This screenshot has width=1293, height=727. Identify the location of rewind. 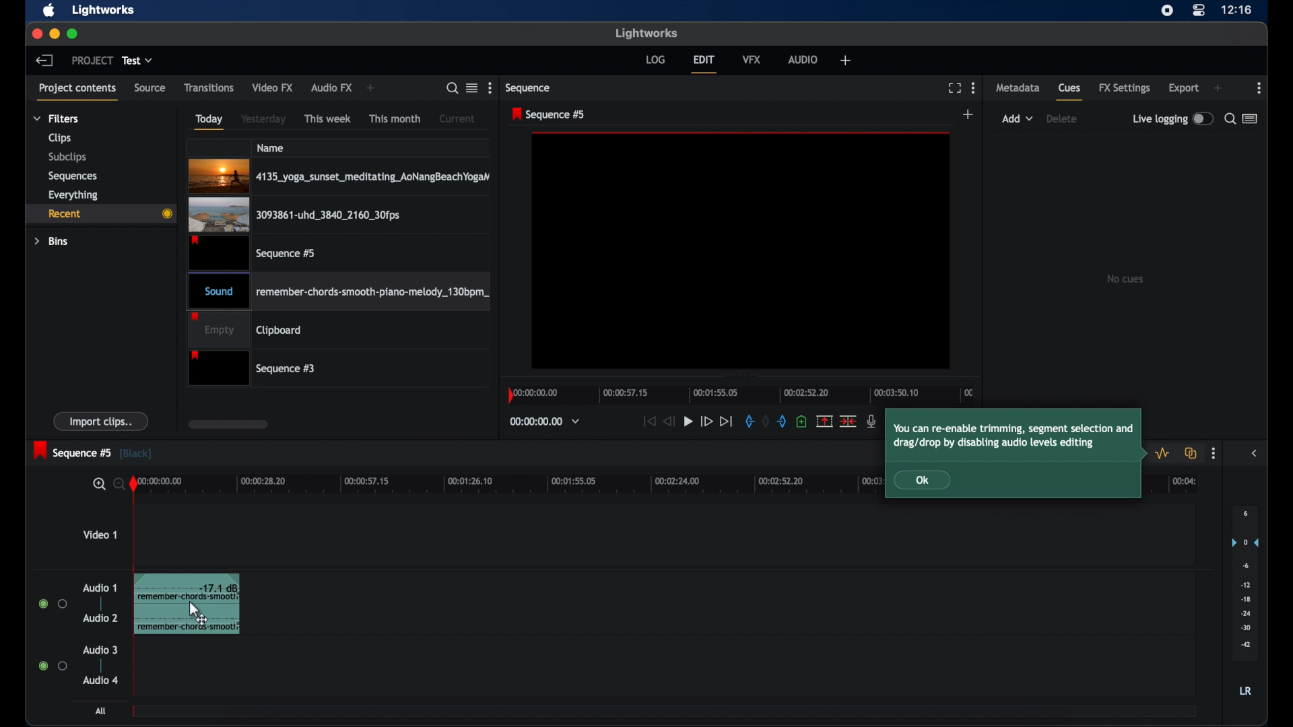
(668, 420).